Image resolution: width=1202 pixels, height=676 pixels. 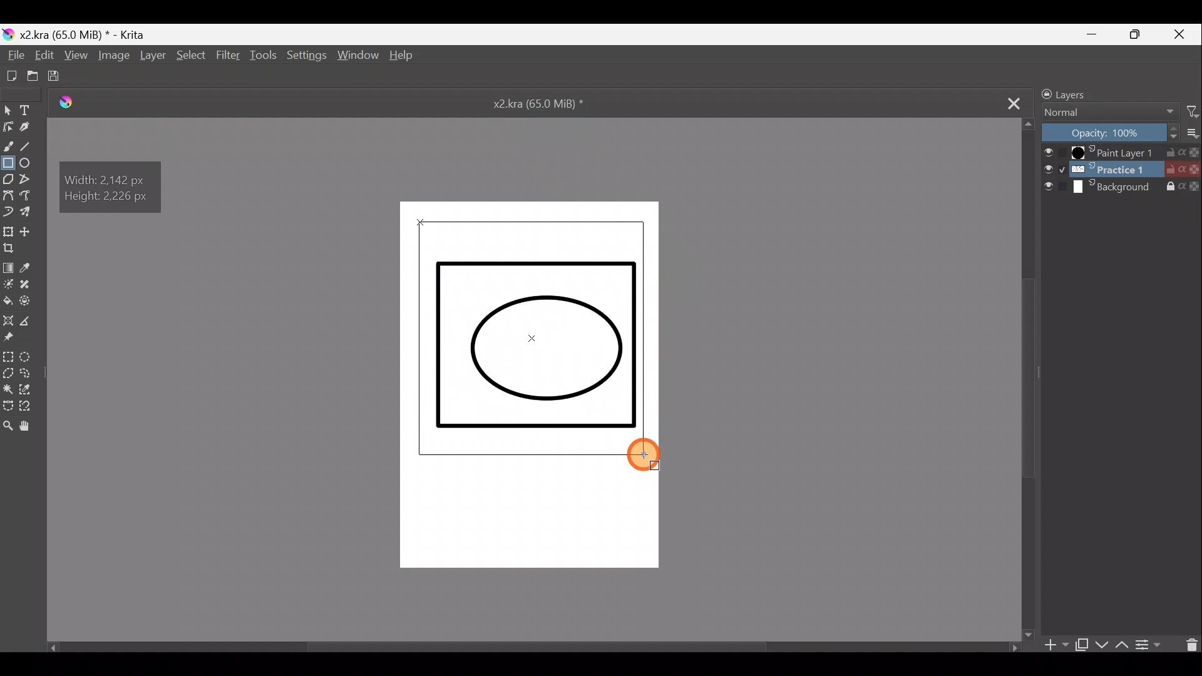 What do you see at coordinates (28, 230) in the screenshot?
I see `Move a layer` at bounding box center [28, 230].